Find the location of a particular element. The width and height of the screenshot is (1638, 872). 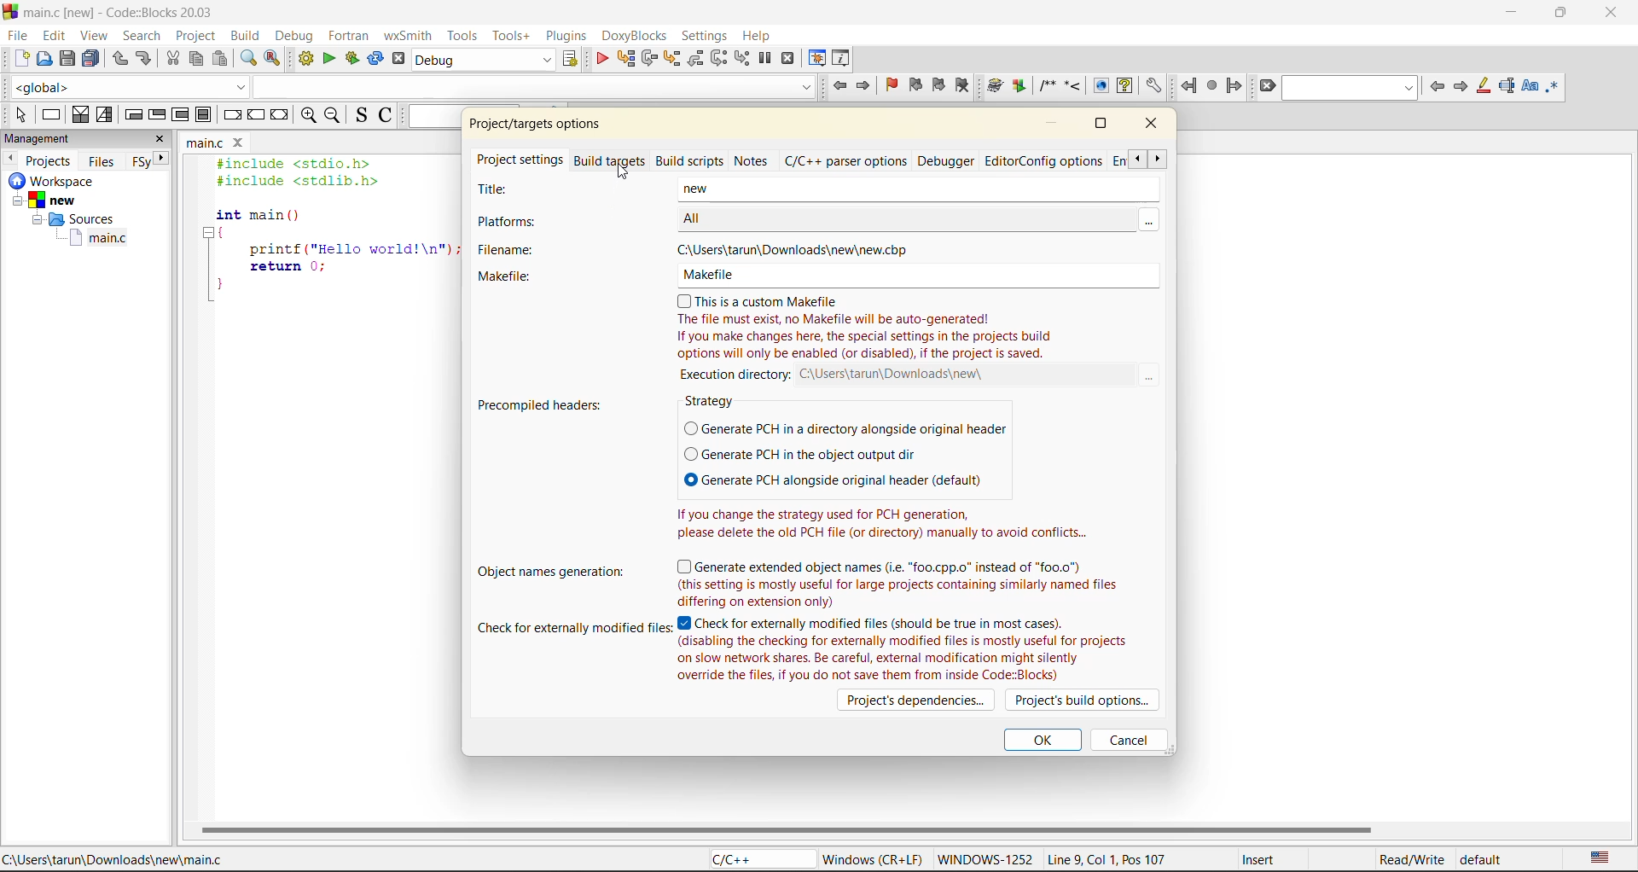

Read/Write is located at coordinates (1410, 860).